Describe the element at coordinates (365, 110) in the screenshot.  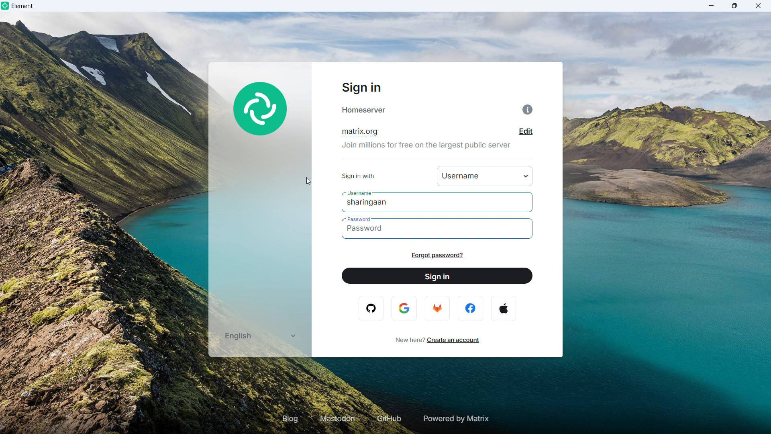
I see `home Server ` at that location.